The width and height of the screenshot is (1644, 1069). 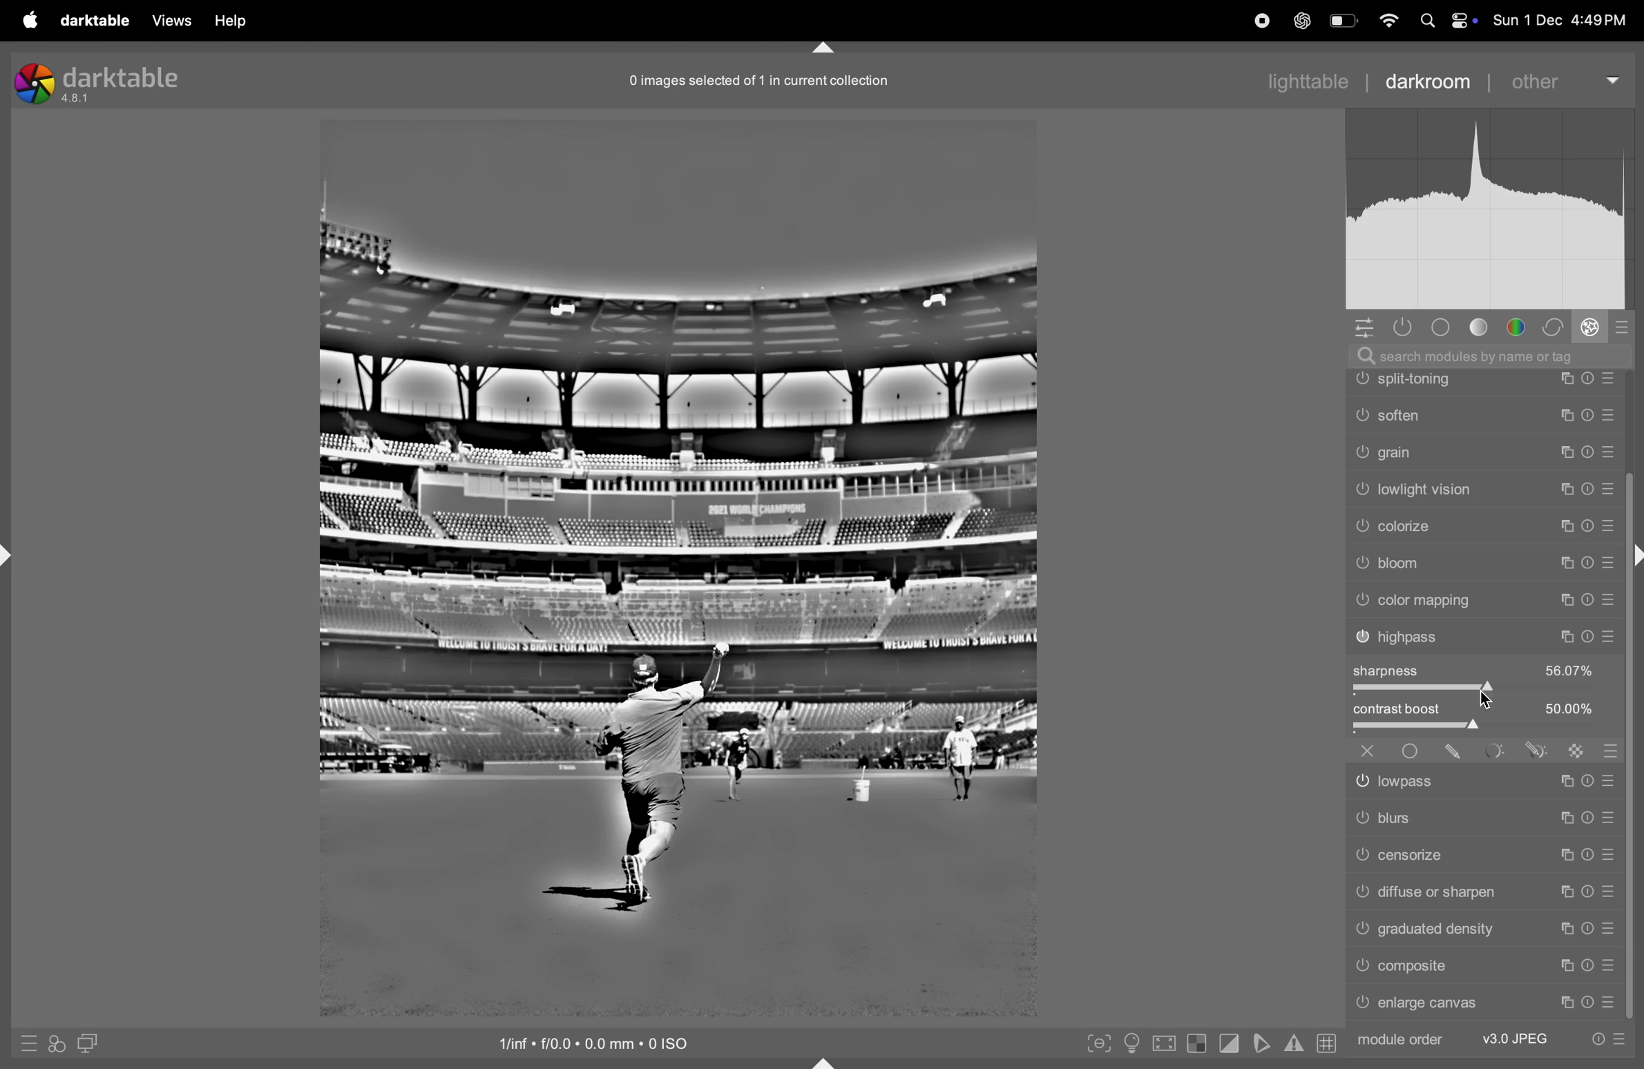 What do you see at coordinates (1404, 327) in the screenshot?
I see `show only active modules` at bounding box center [1404, 327].